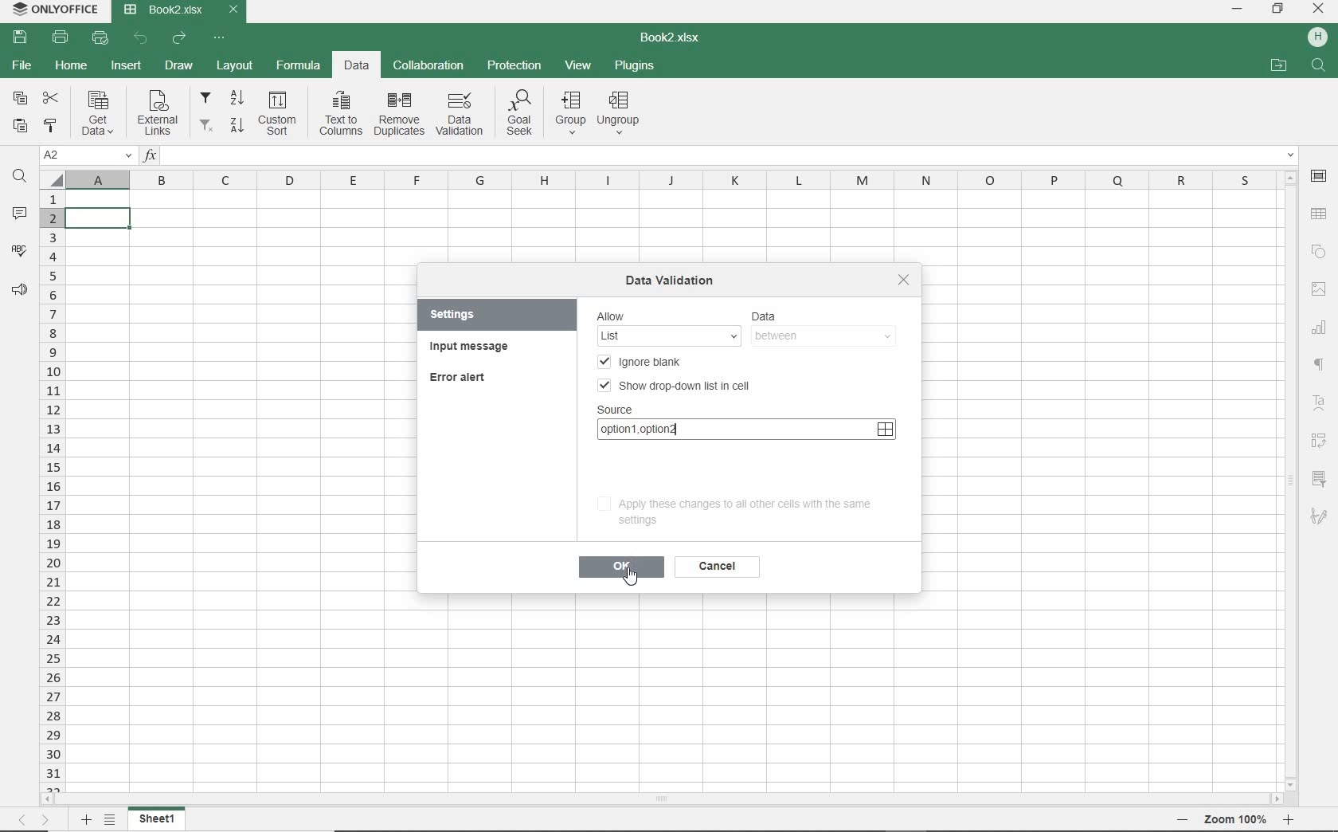  I want to click on NONPRINTIG CHARACTERS, so click(1320, 367).